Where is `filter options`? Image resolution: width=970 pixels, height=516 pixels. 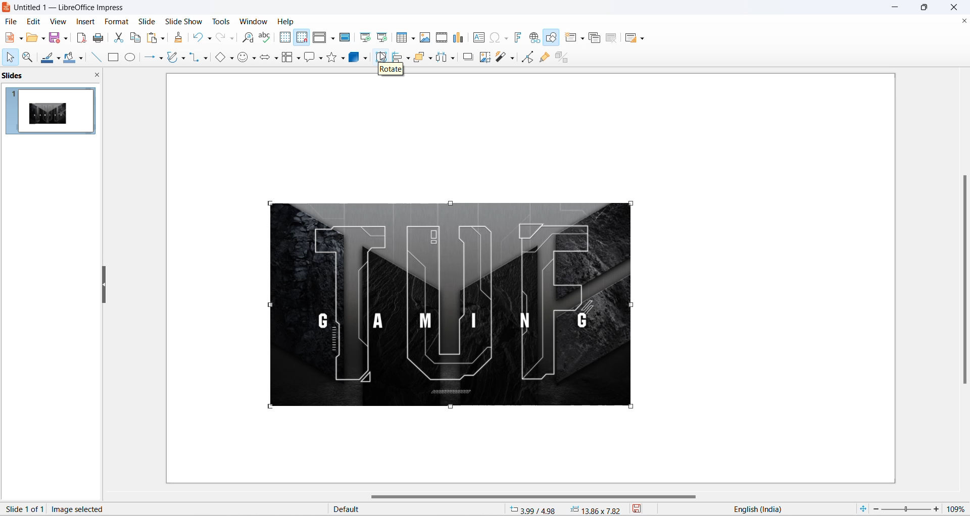
filter options is located at coordinates (512, 58).